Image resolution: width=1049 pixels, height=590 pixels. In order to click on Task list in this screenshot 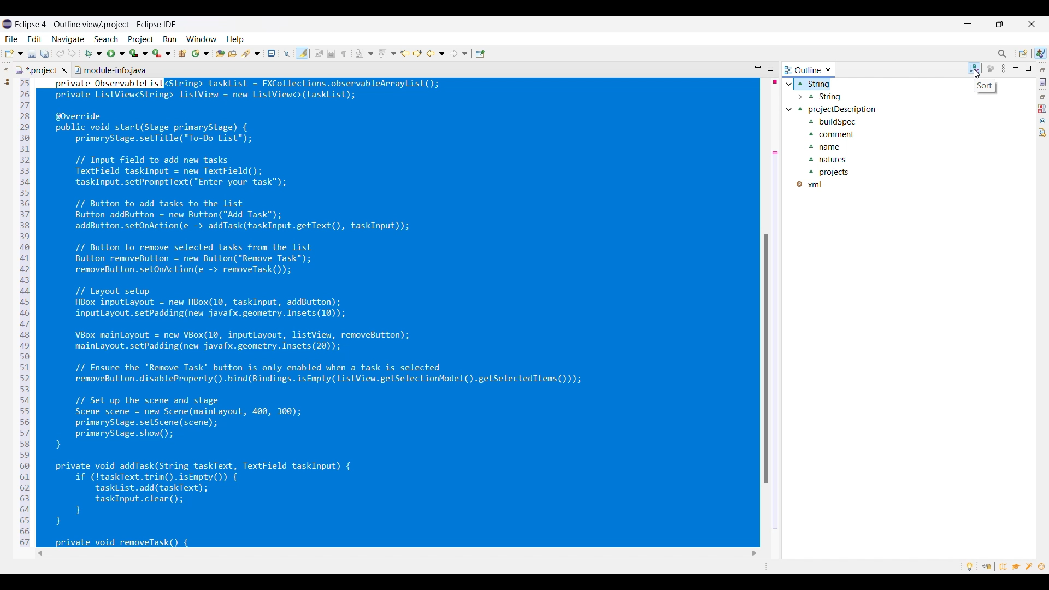, I will do `click(1043, 82)`.